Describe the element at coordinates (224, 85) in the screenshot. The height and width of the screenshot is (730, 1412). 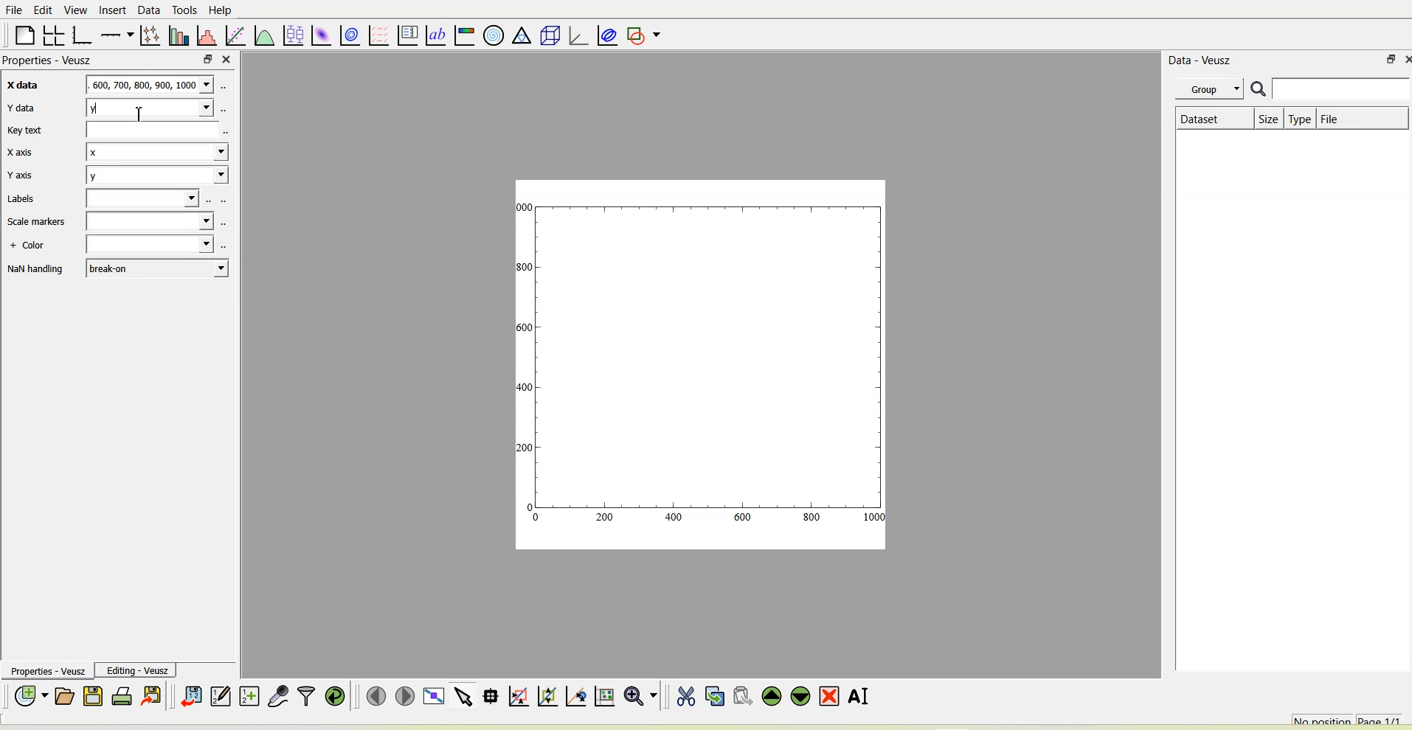
I see `select using dataset browser` at that location.